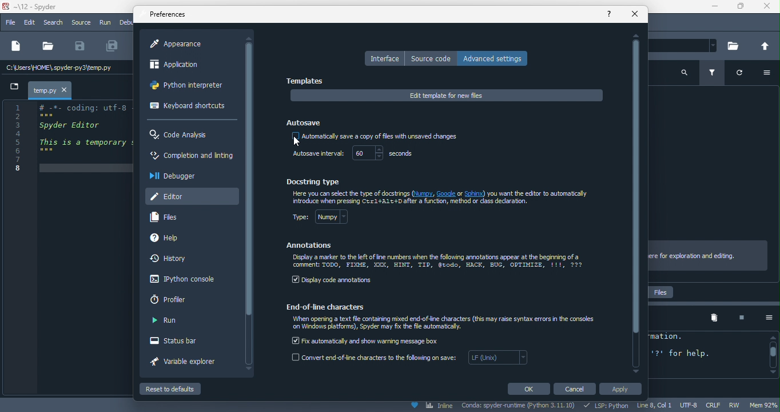 The height and width of the screenshot is (412, 780). Describe the element at coordinates (47, 46) in the screenshot. I see `open` at that location.